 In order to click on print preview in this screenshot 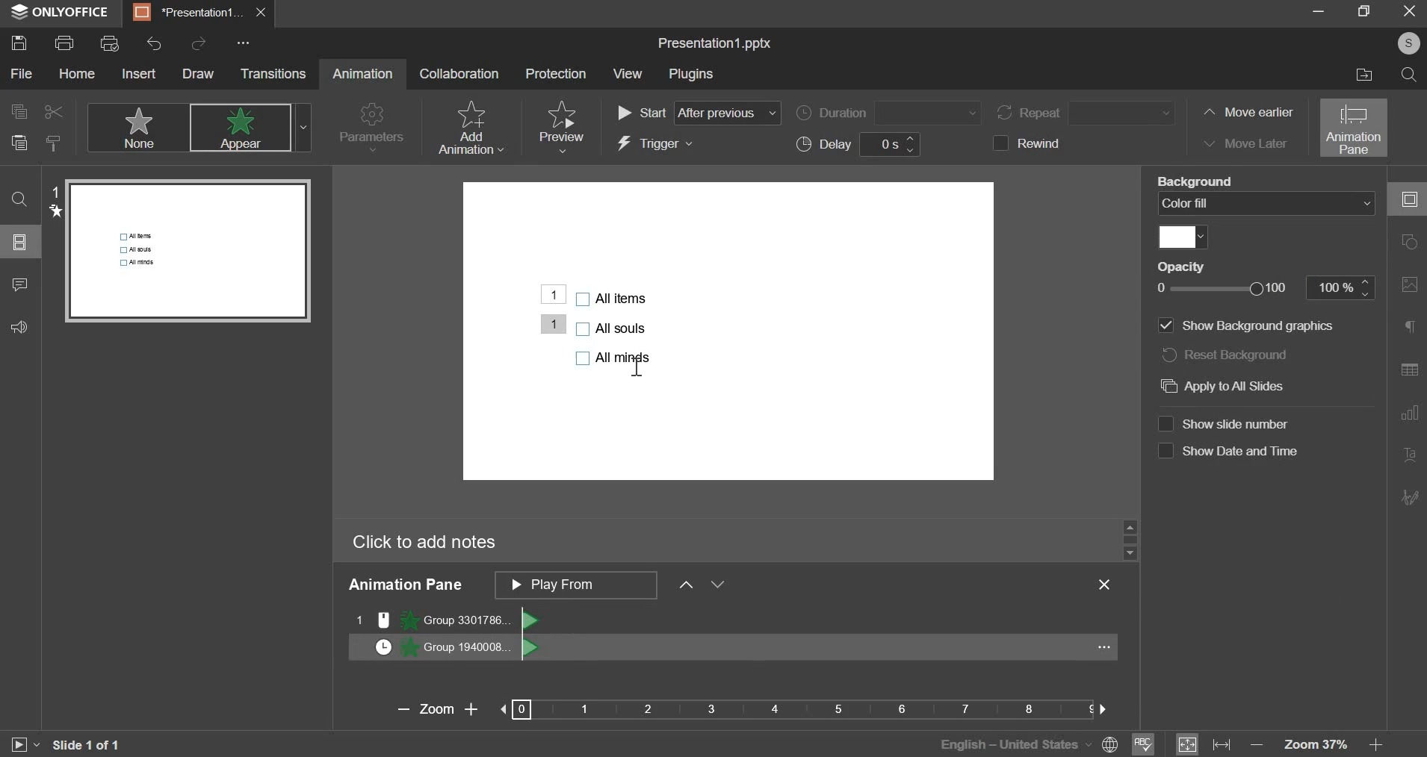, I will do `click(108, 43)`.